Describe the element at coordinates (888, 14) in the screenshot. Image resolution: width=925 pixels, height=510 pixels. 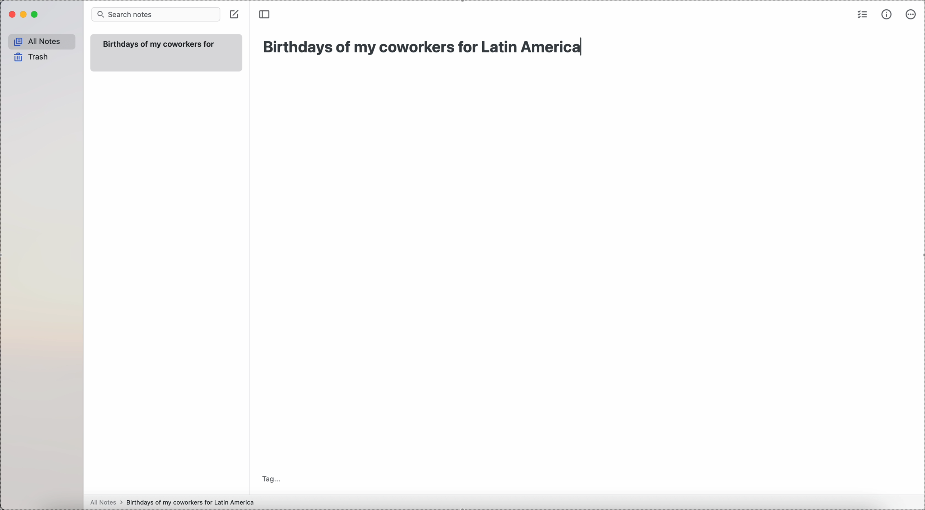
I see `metrics` at that location.